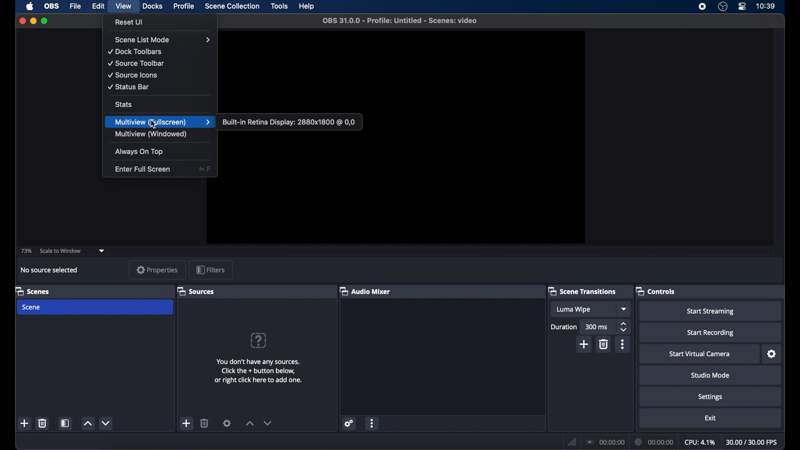 The width and height of the screenshot is (800, 450). What do you see at coordinates (752, 442) in the screenshot?
I see `30.00/30.00 fps` at bounding box center [752, 442].